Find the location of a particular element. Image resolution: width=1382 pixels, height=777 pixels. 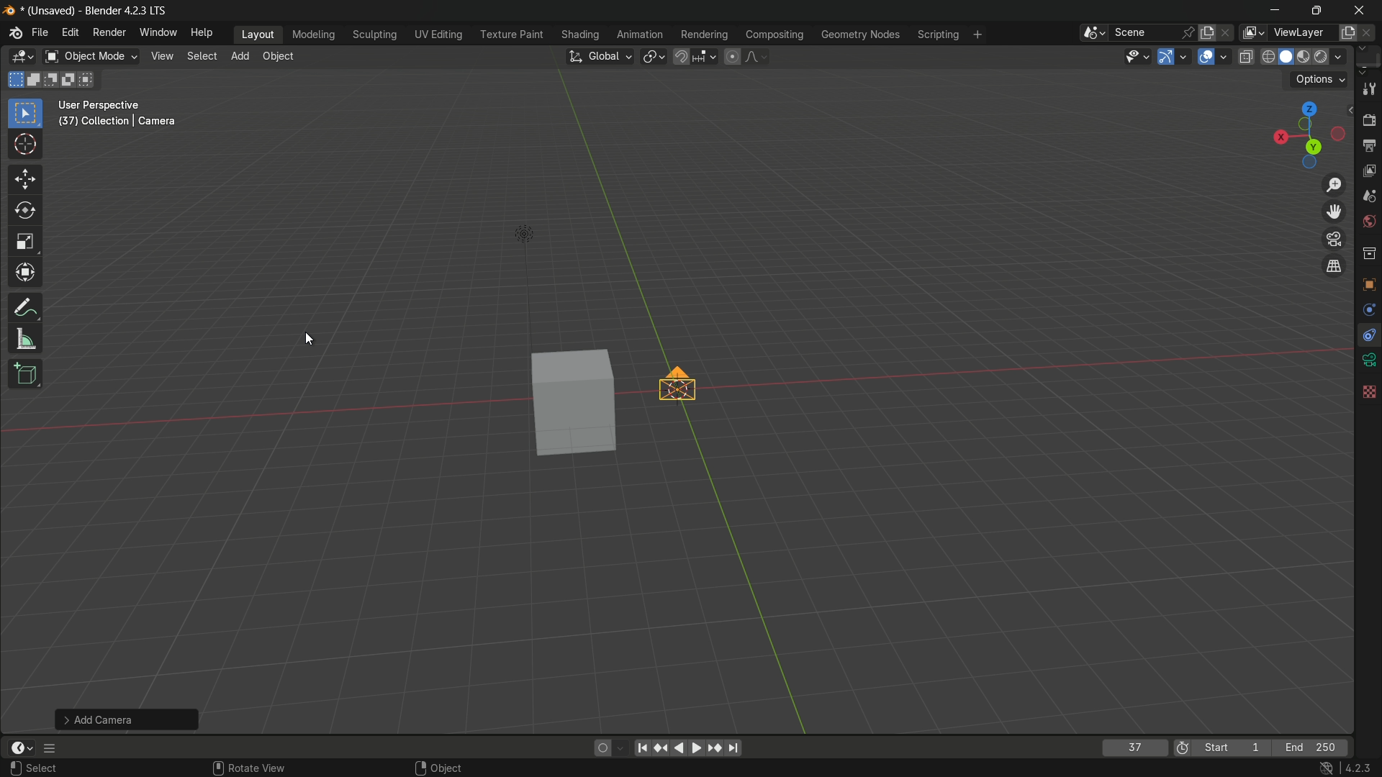

more options is located at coordinates (57, 749).